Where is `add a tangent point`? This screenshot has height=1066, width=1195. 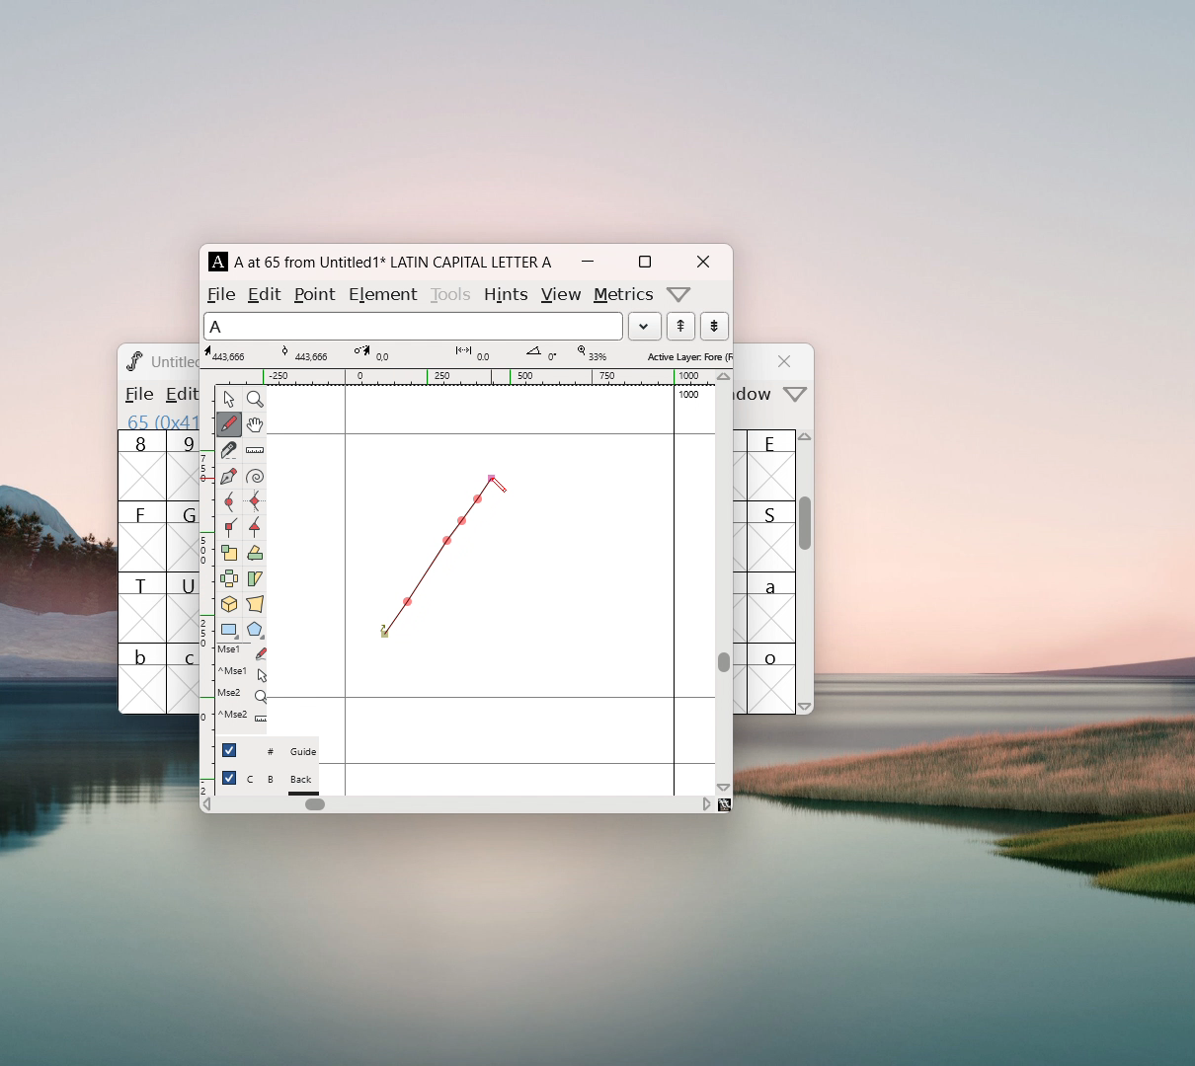
add a tangent point is located at coordinates (254, 527).